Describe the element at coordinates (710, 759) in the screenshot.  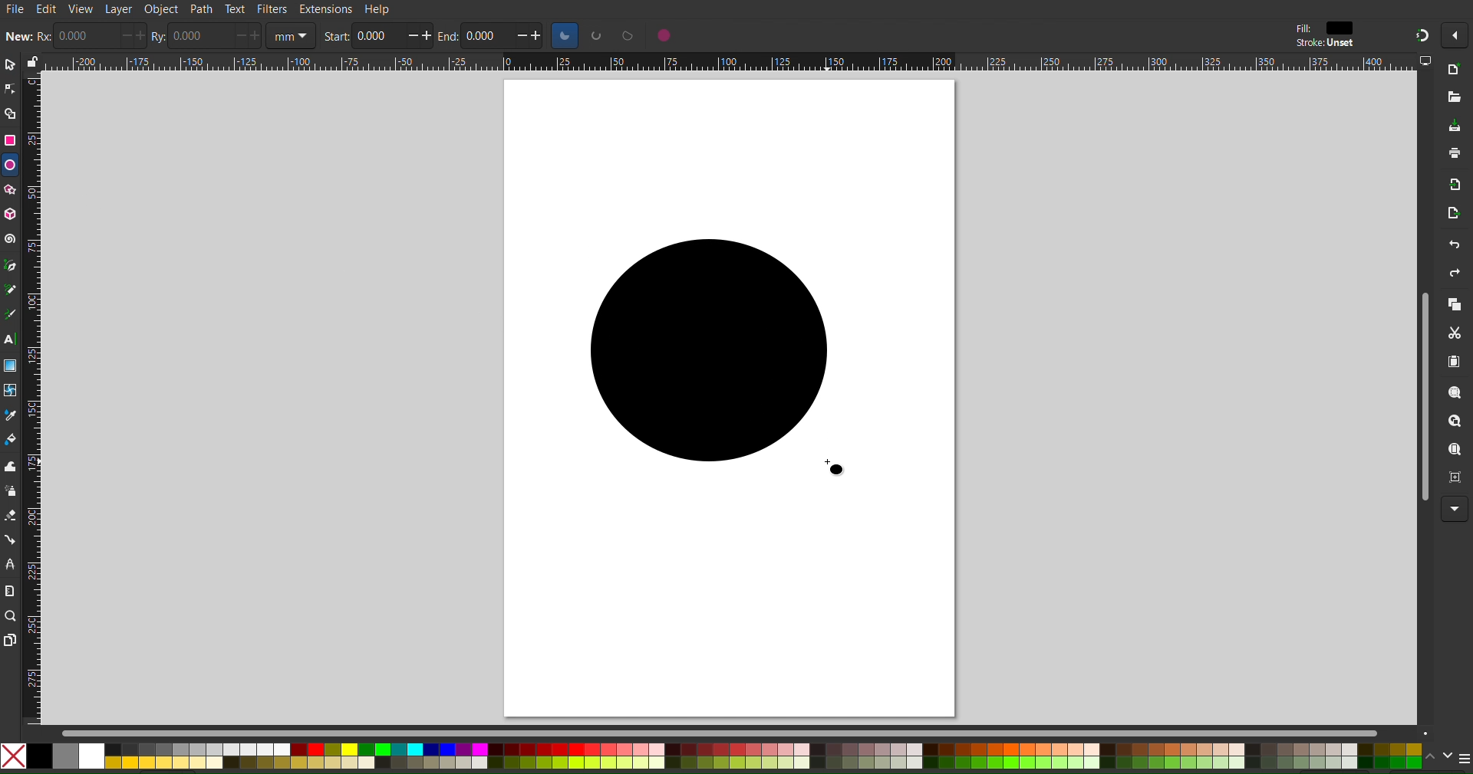
I see `` at that location.